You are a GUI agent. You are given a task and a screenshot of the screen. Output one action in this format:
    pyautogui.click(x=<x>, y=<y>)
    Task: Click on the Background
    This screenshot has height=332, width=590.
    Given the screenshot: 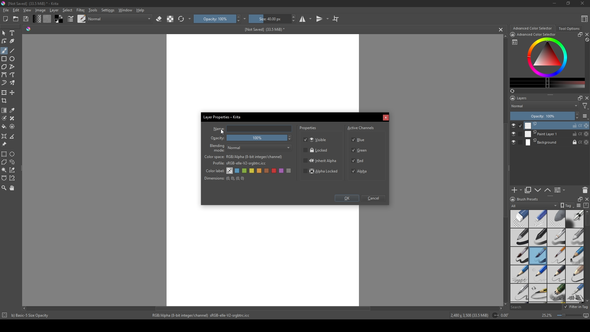 What is the action you would take?
    pyautogui.click(x=557, y=143)
    